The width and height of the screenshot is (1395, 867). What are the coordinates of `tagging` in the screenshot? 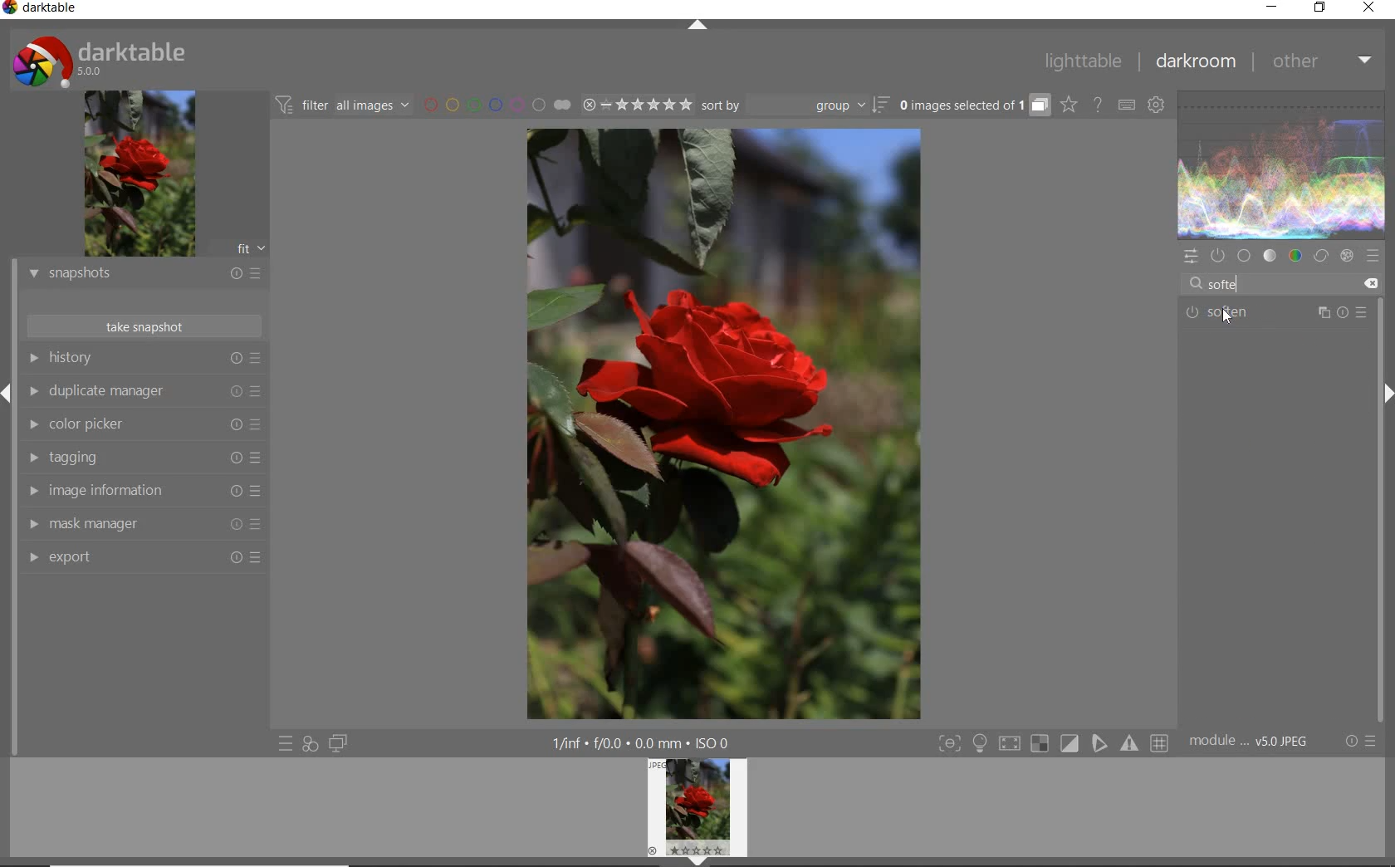 It's located at (143, 457).